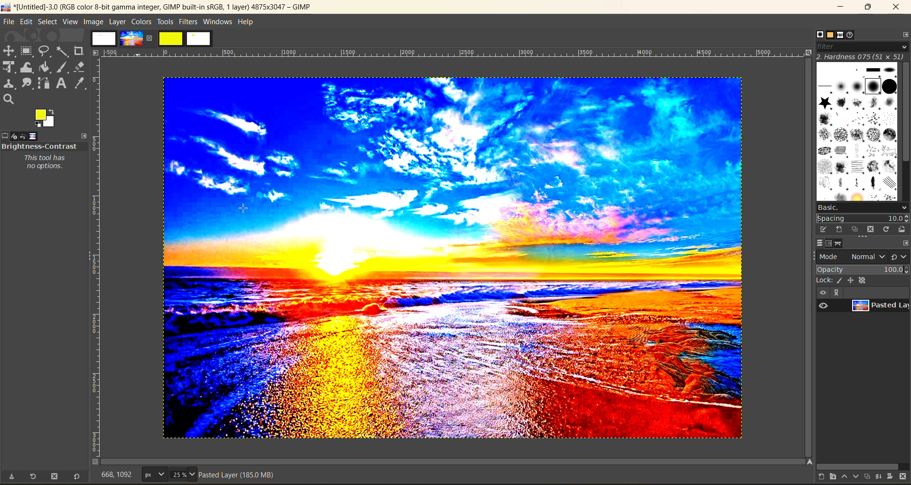 The width and height of the screenshot is (911, 485). Describe the element at coordinates (77, 476) in the screenshot. I see `reset to default` at that location.